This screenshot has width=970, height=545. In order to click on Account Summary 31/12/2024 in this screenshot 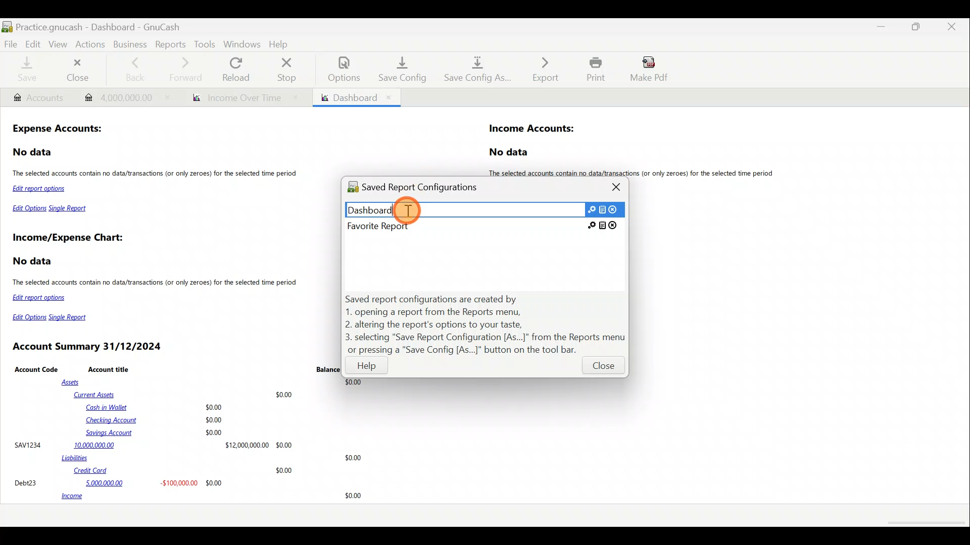, I will do `click(89, 347)`.